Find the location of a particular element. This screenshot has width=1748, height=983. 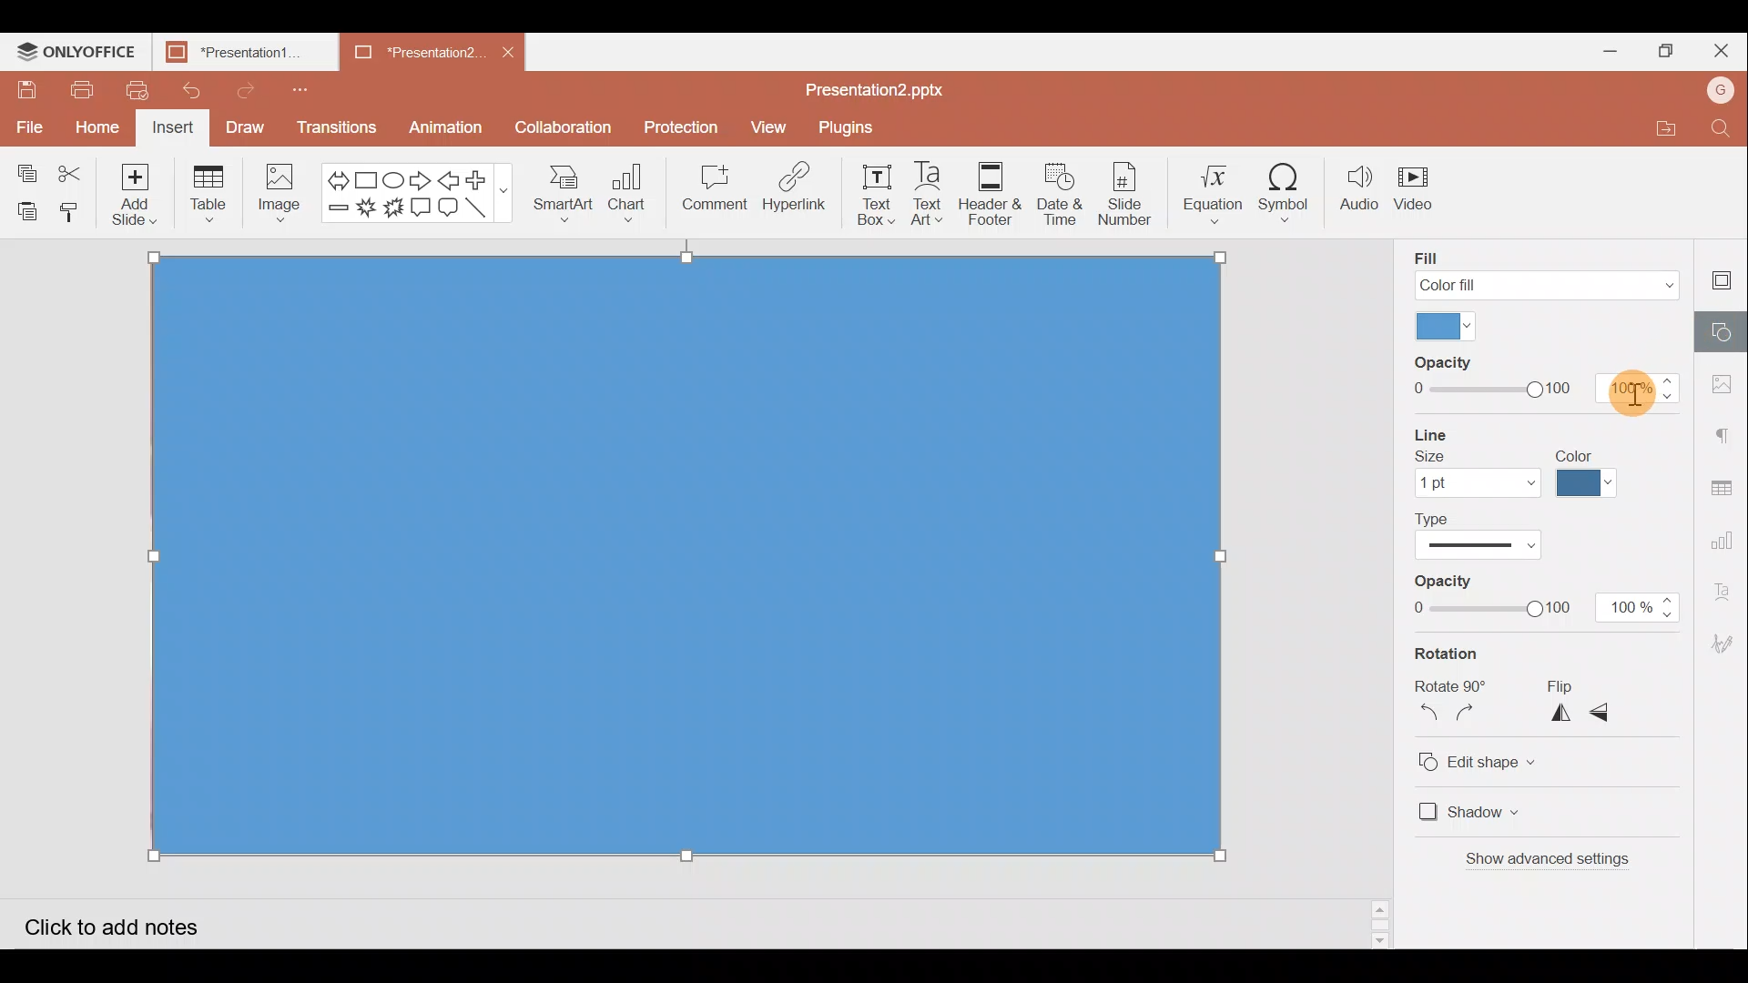

Signature settings is located at coordinates (1726, 641).